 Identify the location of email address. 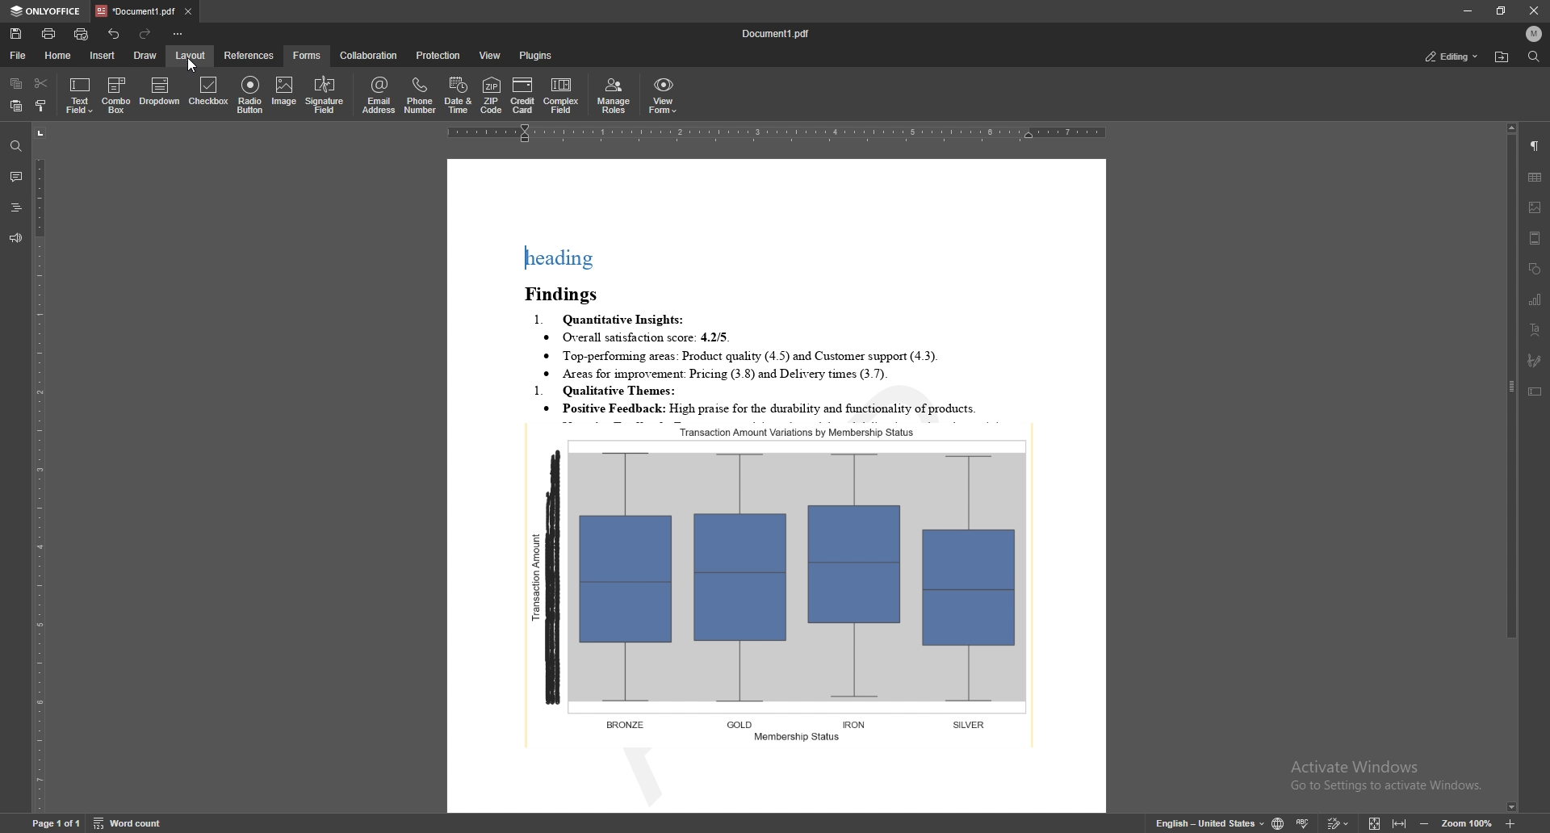
(378, 94).